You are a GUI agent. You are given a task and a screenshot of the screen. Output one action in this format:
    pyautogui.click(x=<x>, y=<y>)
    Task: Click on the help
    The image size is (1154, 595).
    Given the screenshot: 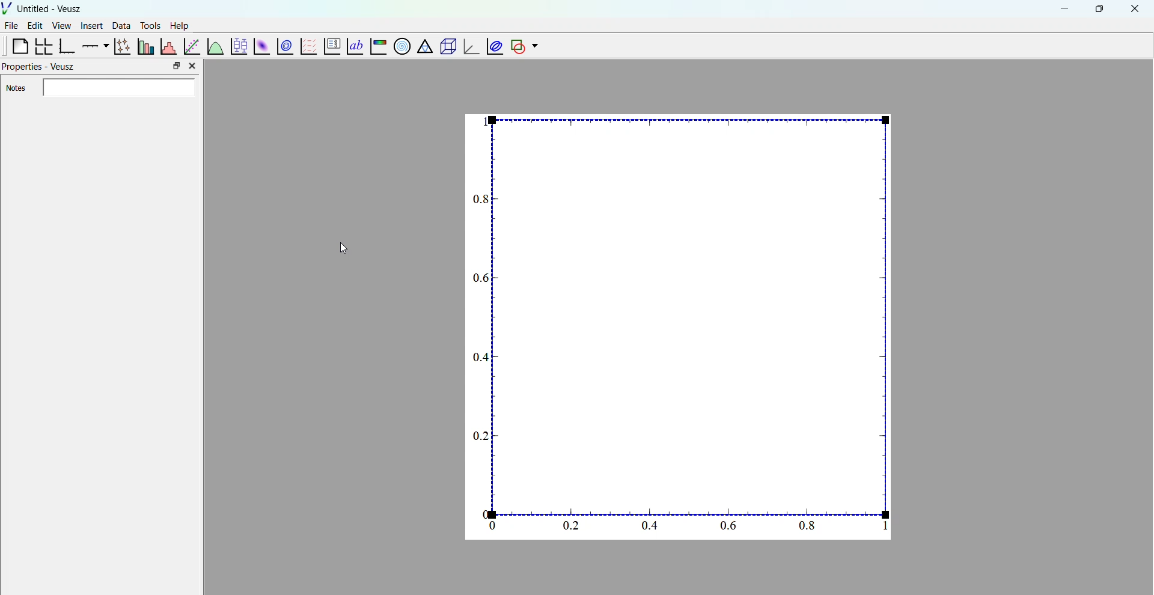 What is the action you would take?
    pyautogui.click(x=180, y=25)
    